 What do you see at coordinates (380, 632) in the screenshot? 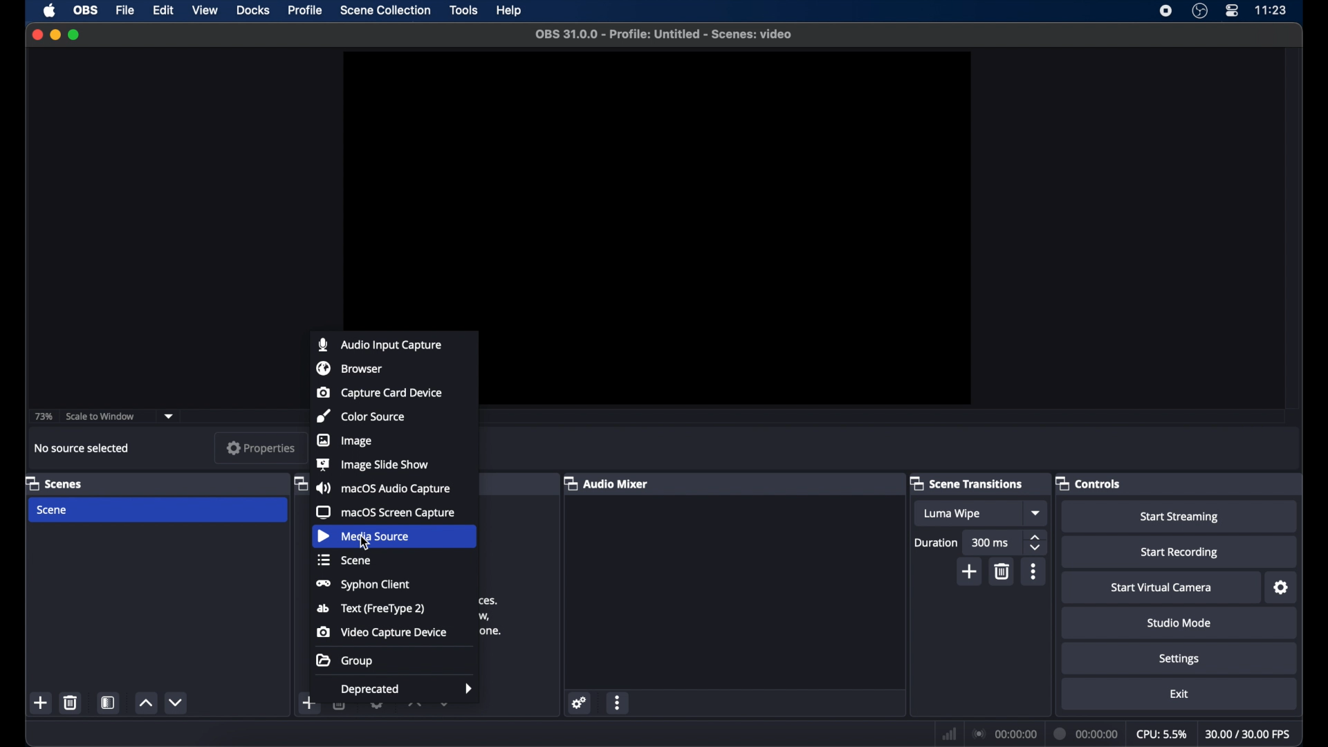
I see `video capture device` at bounding box center [380, 632].